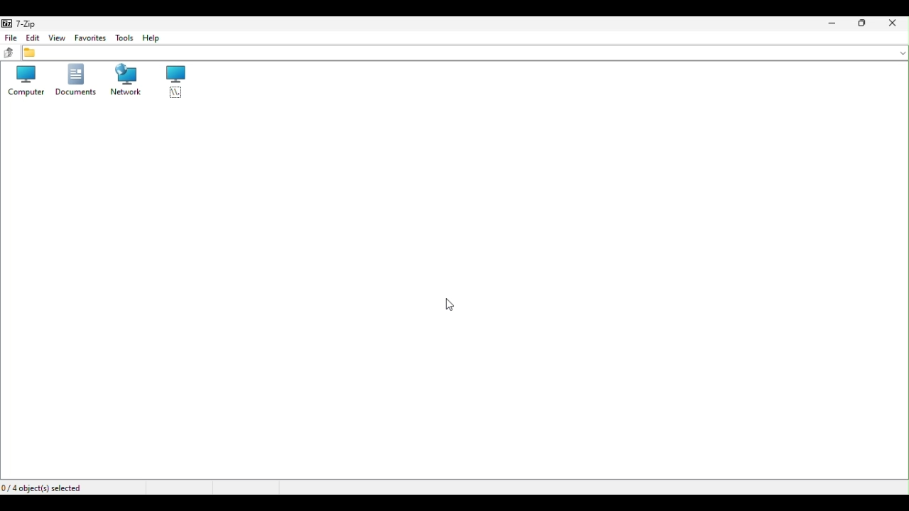  What do you see at coordinates (9, 53) in the screenshot?
I see `up` at bounding box center [9, 53].